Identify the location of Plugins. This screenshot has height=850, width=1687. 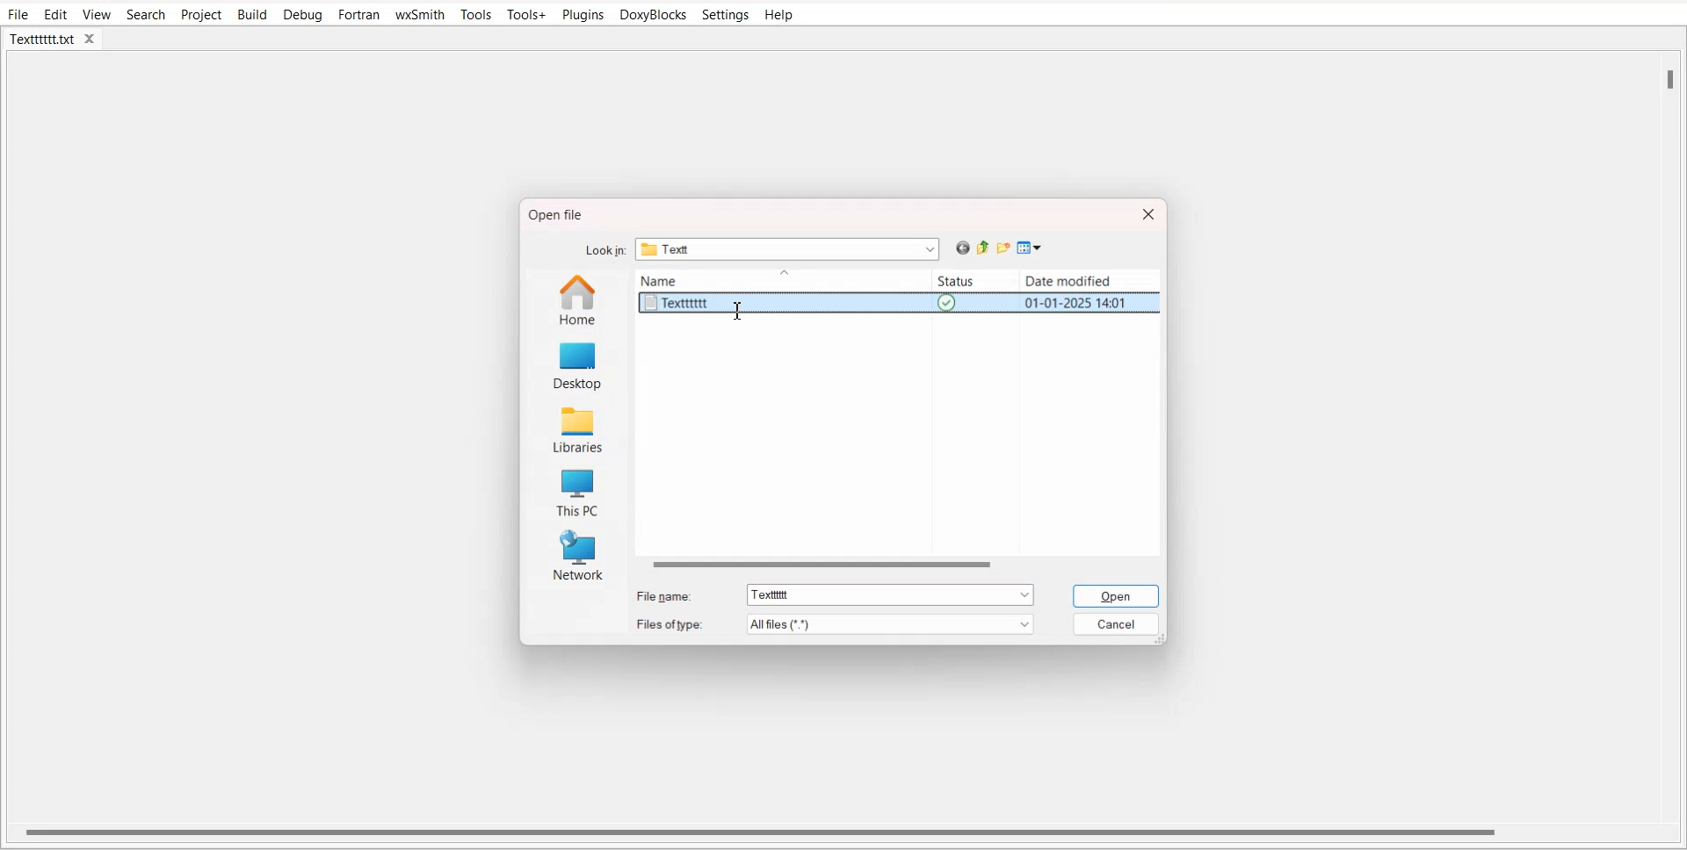
(582, 14).